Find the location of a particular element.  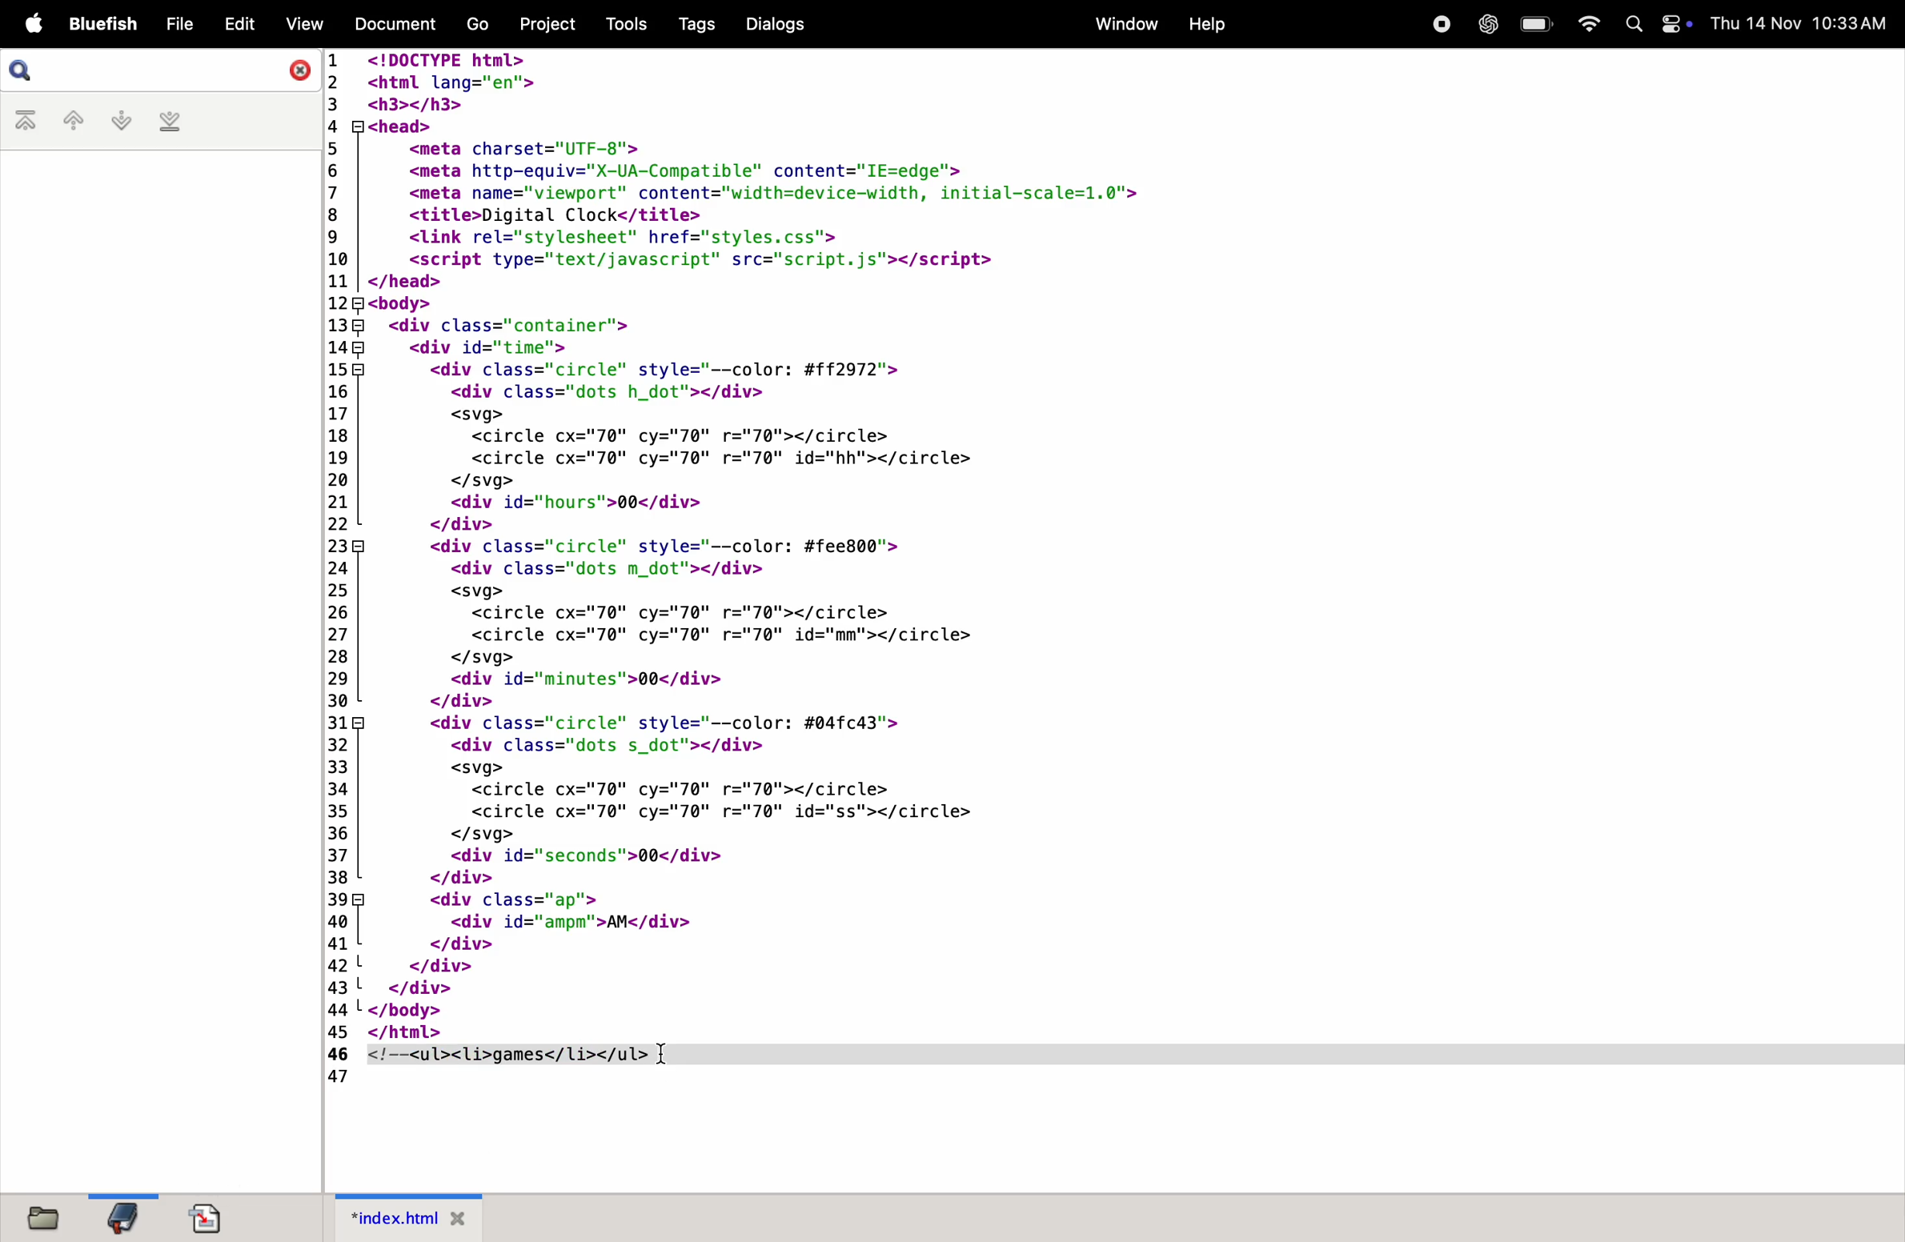

chatgpt is located at coordinates (1487, 26).